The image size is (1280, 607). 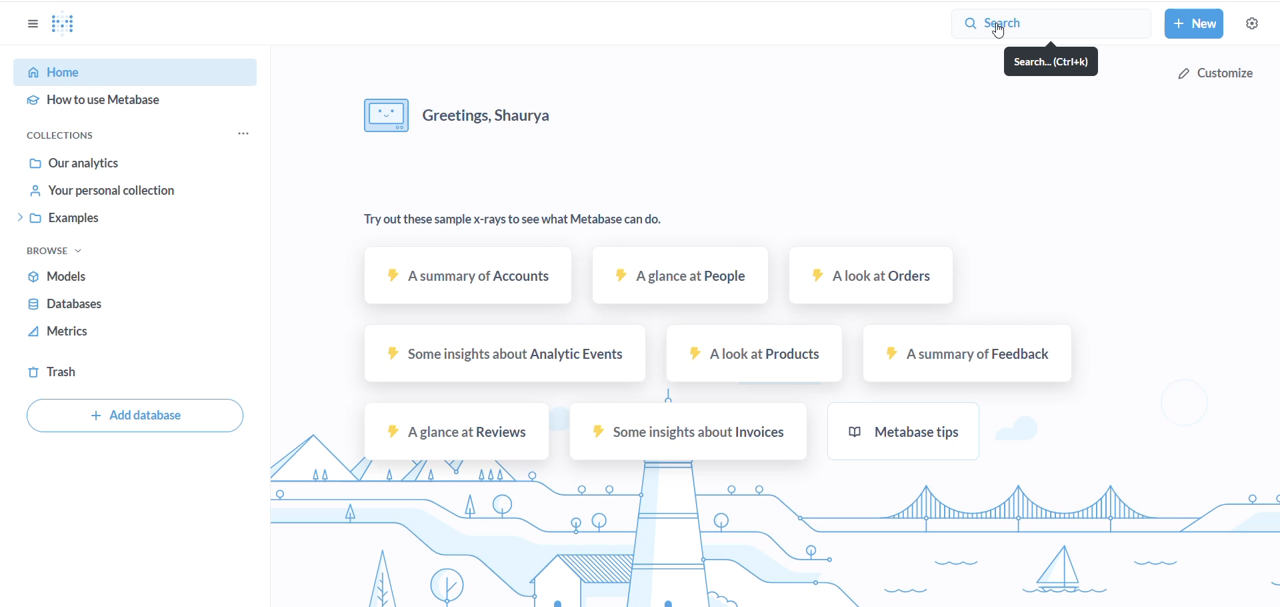 What do you see at coordinates (1213, 71) in the screenshot?
I see `customize` at bounding box center [1213, 71].